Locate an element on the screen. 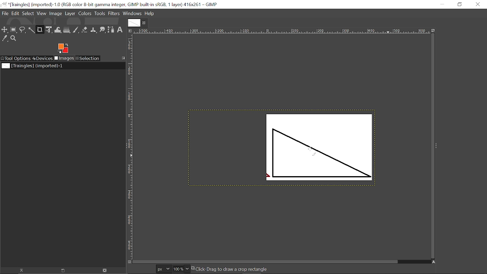 This screenshot has height=274, width=487. Tool options is located at coordinates (16, 59).